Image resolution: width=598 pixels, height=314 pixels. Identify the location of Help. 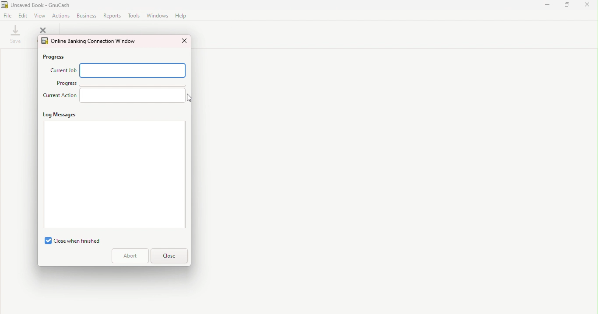
(181, 16).